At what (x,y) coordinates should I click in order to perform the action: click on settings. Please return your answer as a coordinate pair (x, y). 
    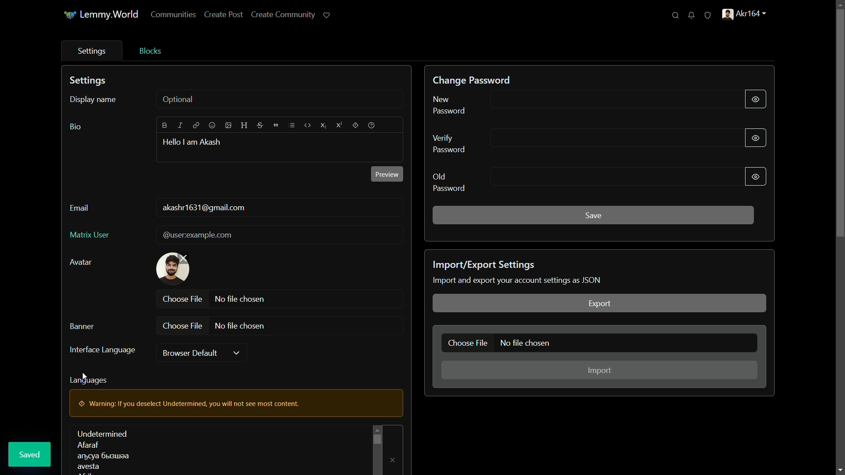
    Looking at the image, I should click on (89, 81).